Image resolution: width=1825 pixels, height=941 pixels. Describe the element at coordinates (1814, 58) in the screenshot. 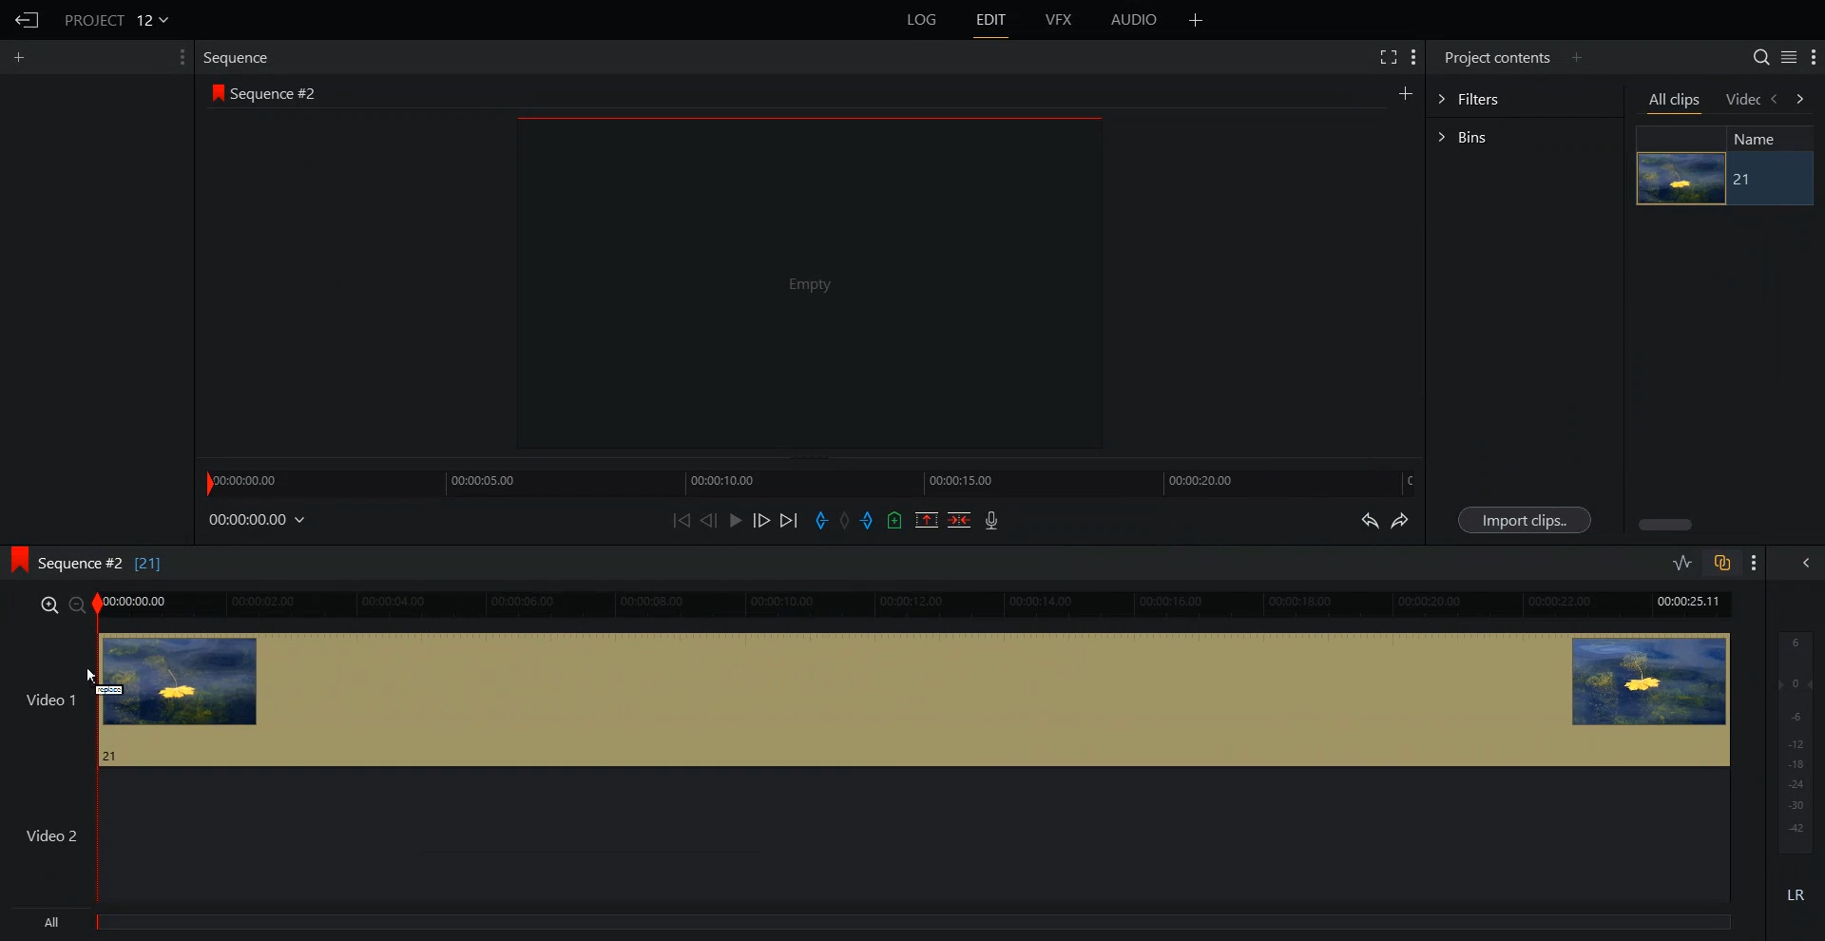

I see `Show Setting Menu` at that location.